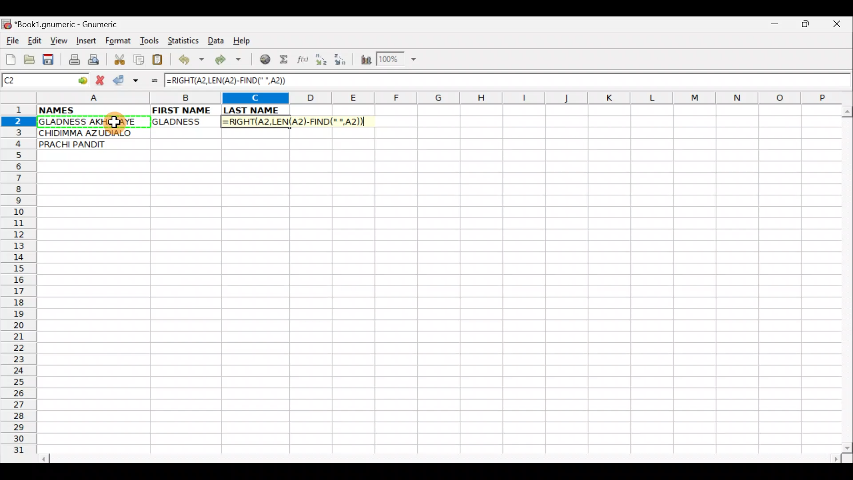 The height and width of the screenshot is (480, 853). Describe the element at coordinates (112, 122) in the screenshot. I see `Cursor on cell A2` at that location.